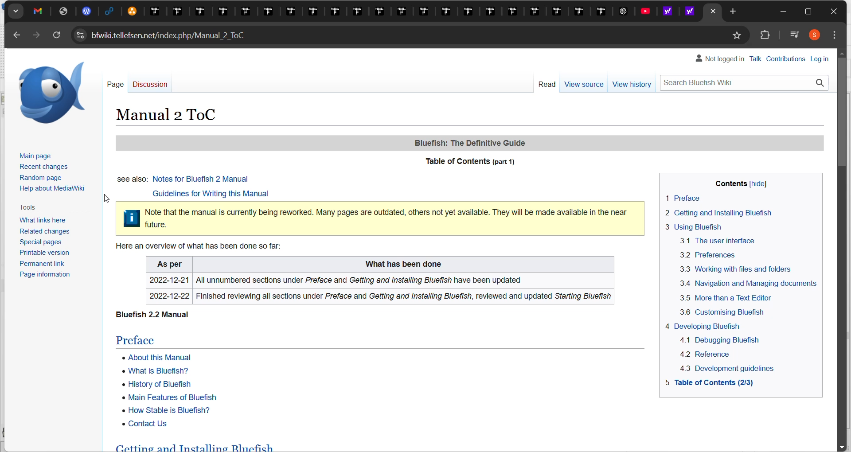 The height and width of the screenshot is (452, 851). Describe the element at coordinates (734, 11) in the screenshot. I see `new tab` at that location.